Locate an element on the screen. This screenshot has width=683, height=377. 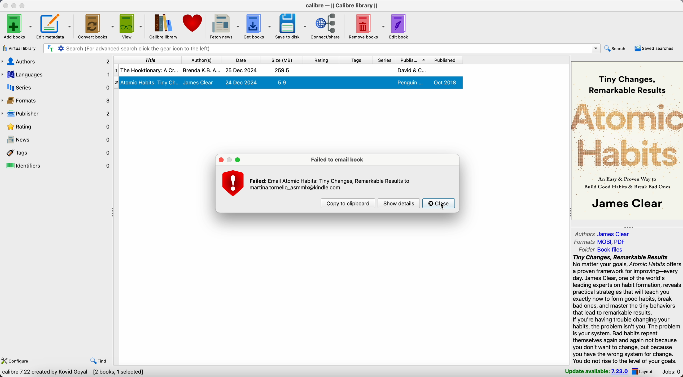
Jobs: 0 is located at coordinates (670, 372).